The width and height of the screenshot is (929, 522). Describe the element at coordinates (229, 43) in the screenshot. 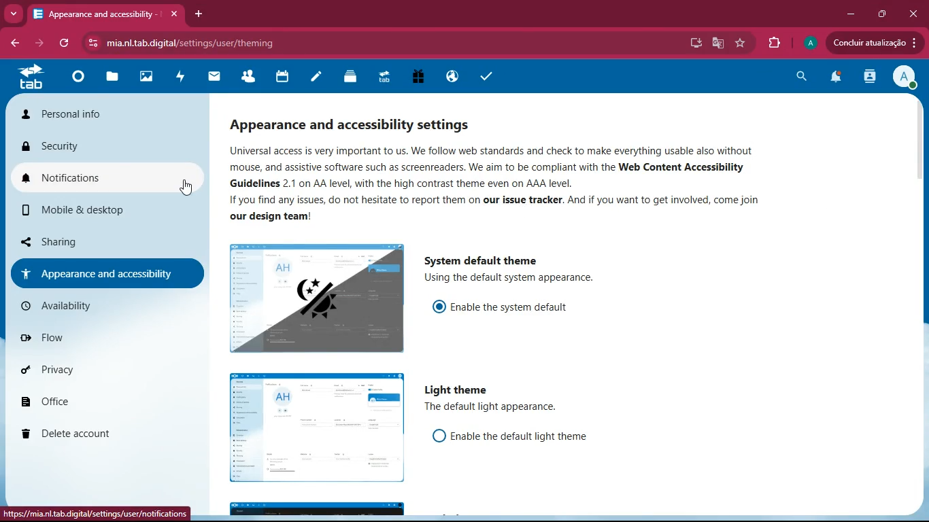

I see `url` at that location.